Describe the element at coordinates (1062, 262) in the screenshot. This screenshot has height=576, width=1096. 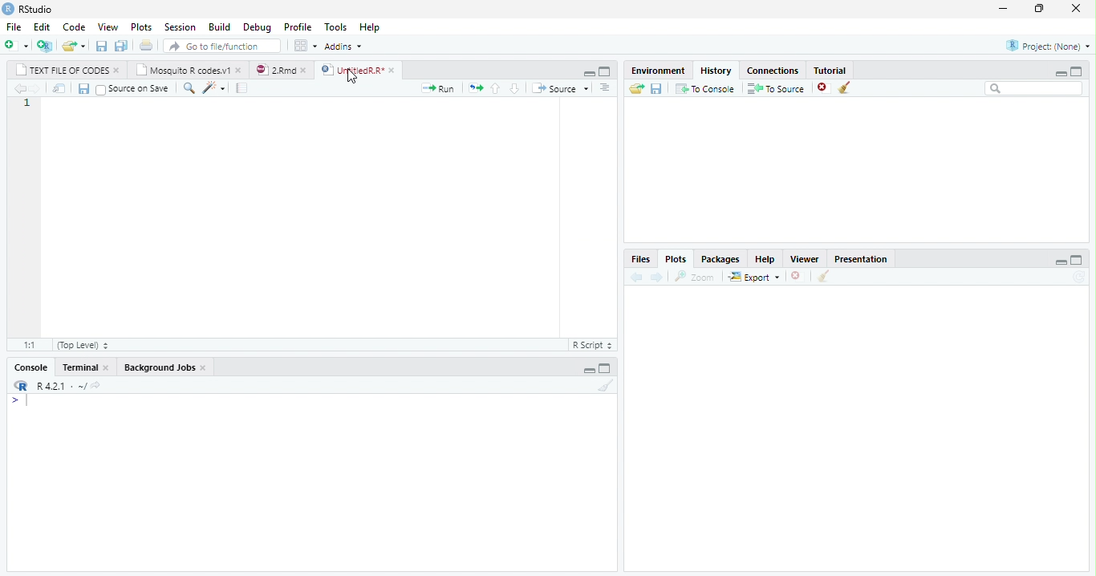
I see `minimize` at that location.